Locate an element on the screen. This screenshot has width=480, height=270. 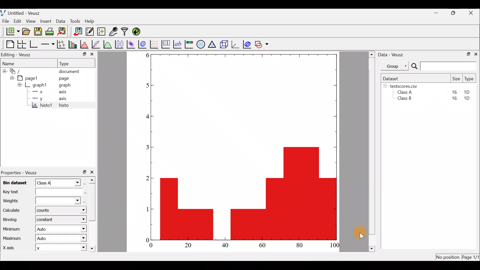
Maximum is located at coordinates (12, 239).